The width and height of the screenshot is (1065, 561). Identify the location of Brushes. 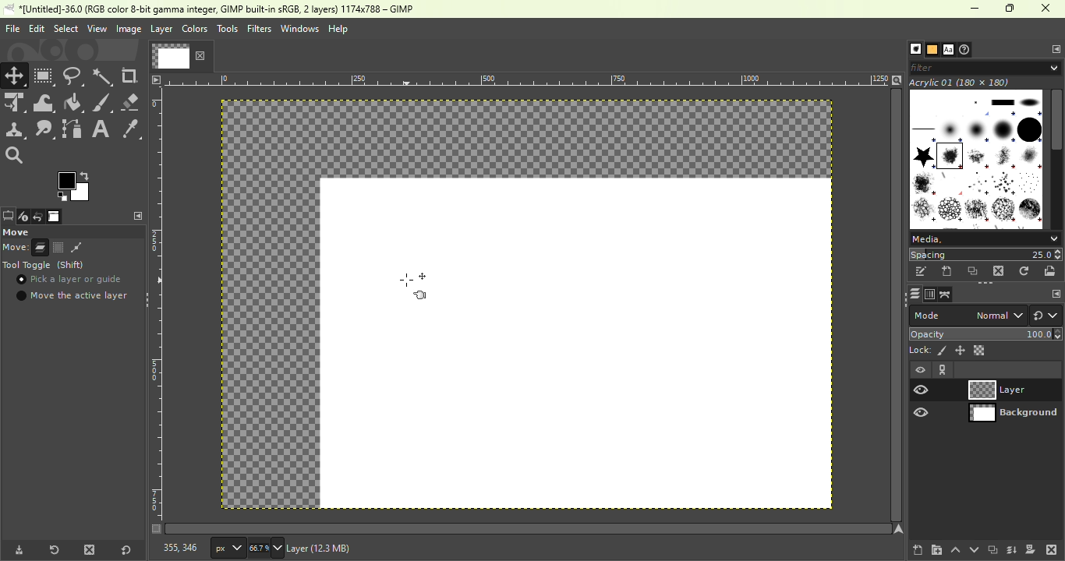
(911, 49).